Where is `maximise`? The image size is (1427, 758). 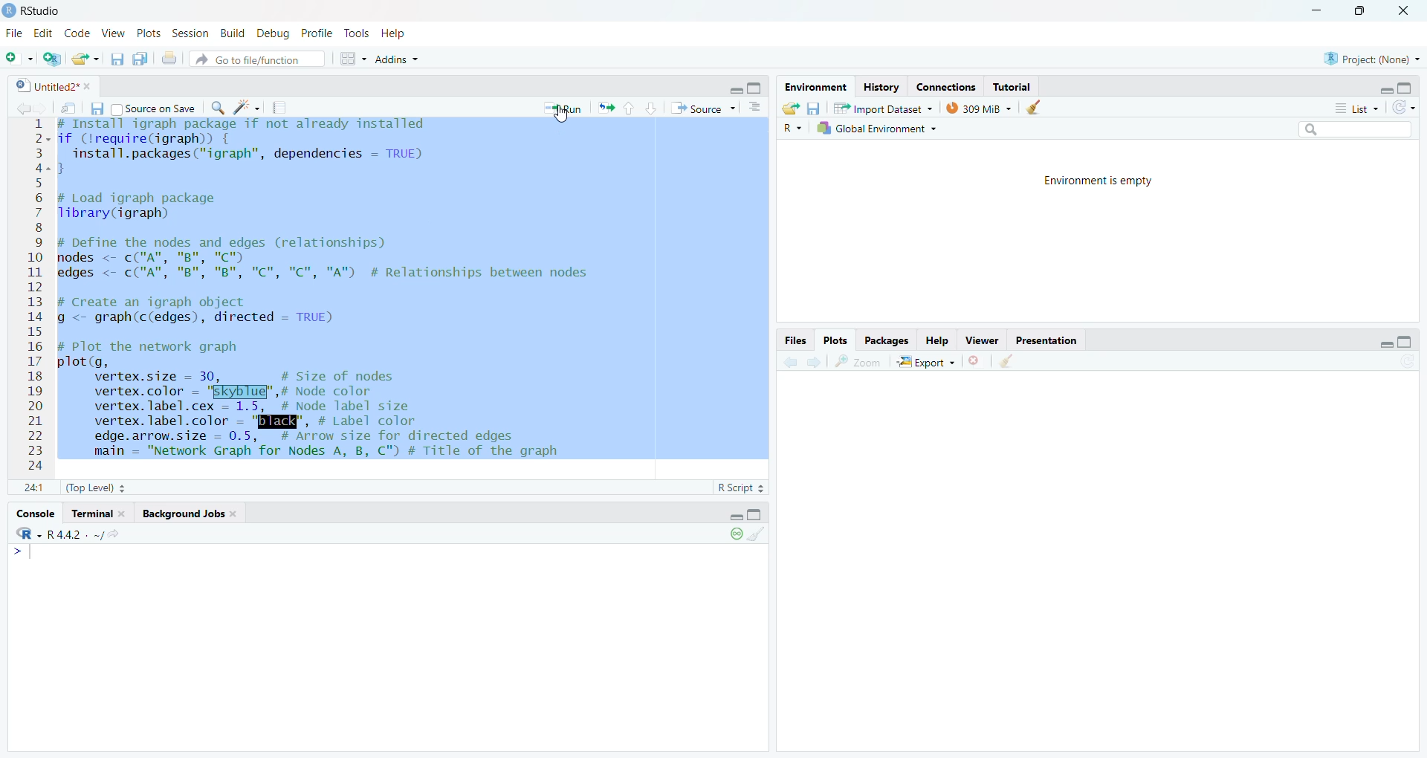 maximise is located at coordinates (756, 87).